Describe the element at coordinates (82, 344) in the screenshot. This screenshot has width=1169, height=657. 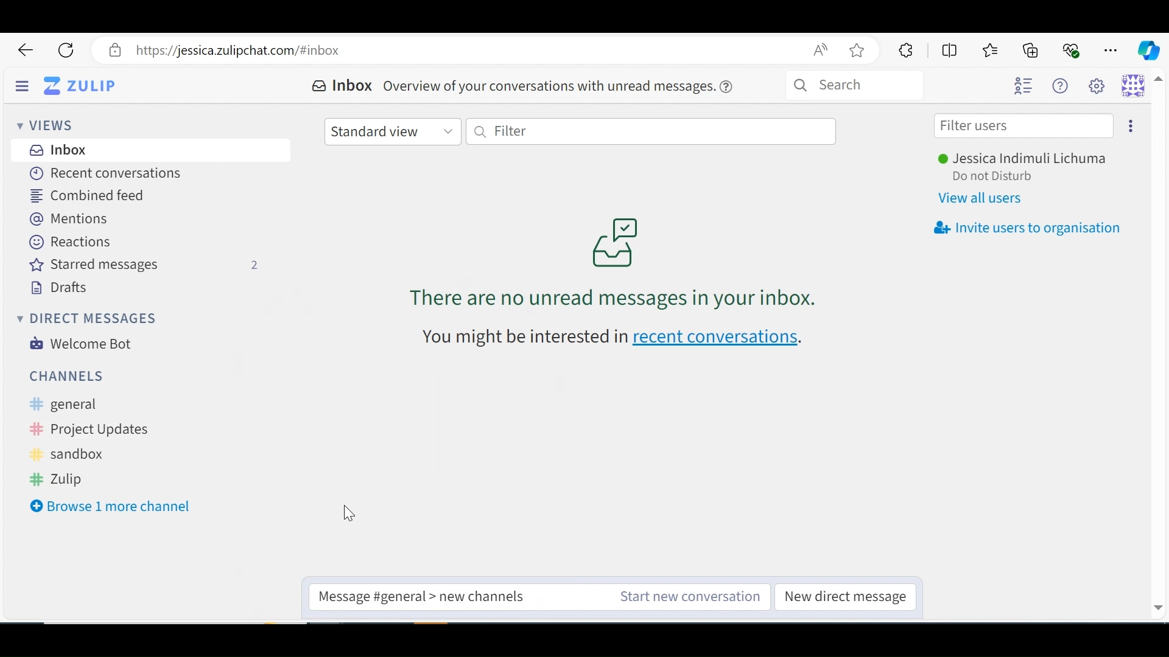
I see `Welcome Bot` at that location.